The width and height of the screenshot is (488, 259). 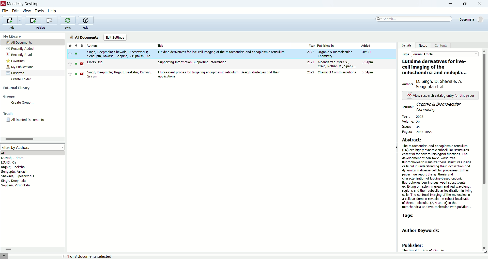 I want to click on publisher: , so click(x=413, y=246).